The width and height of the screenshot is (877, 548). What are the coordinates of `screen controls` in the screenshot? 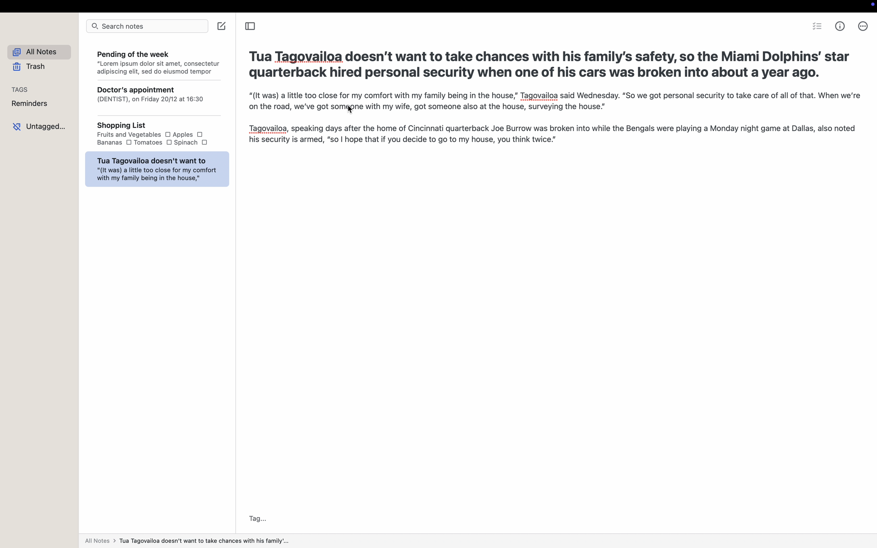 It's located at (871, 6).